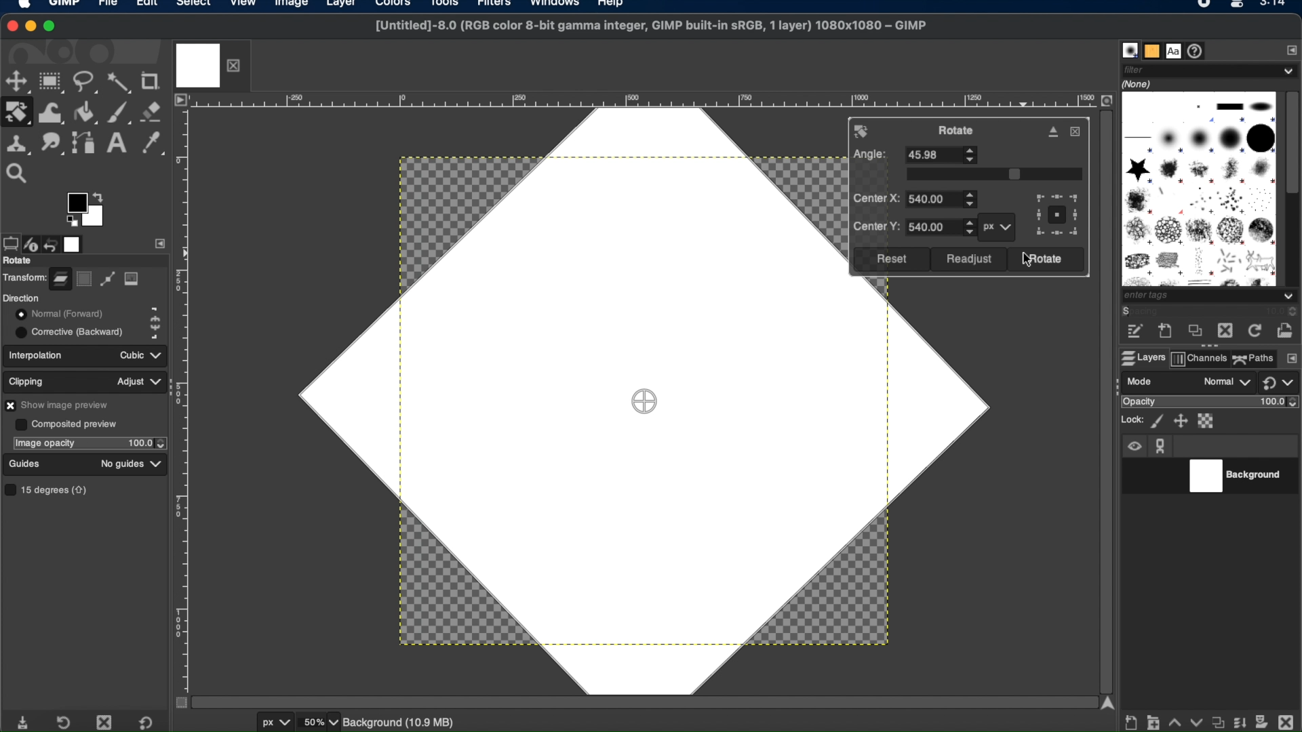 The width and height of the screenshot is (1302, 732). I want to click on composited preview, so click(66, 424).